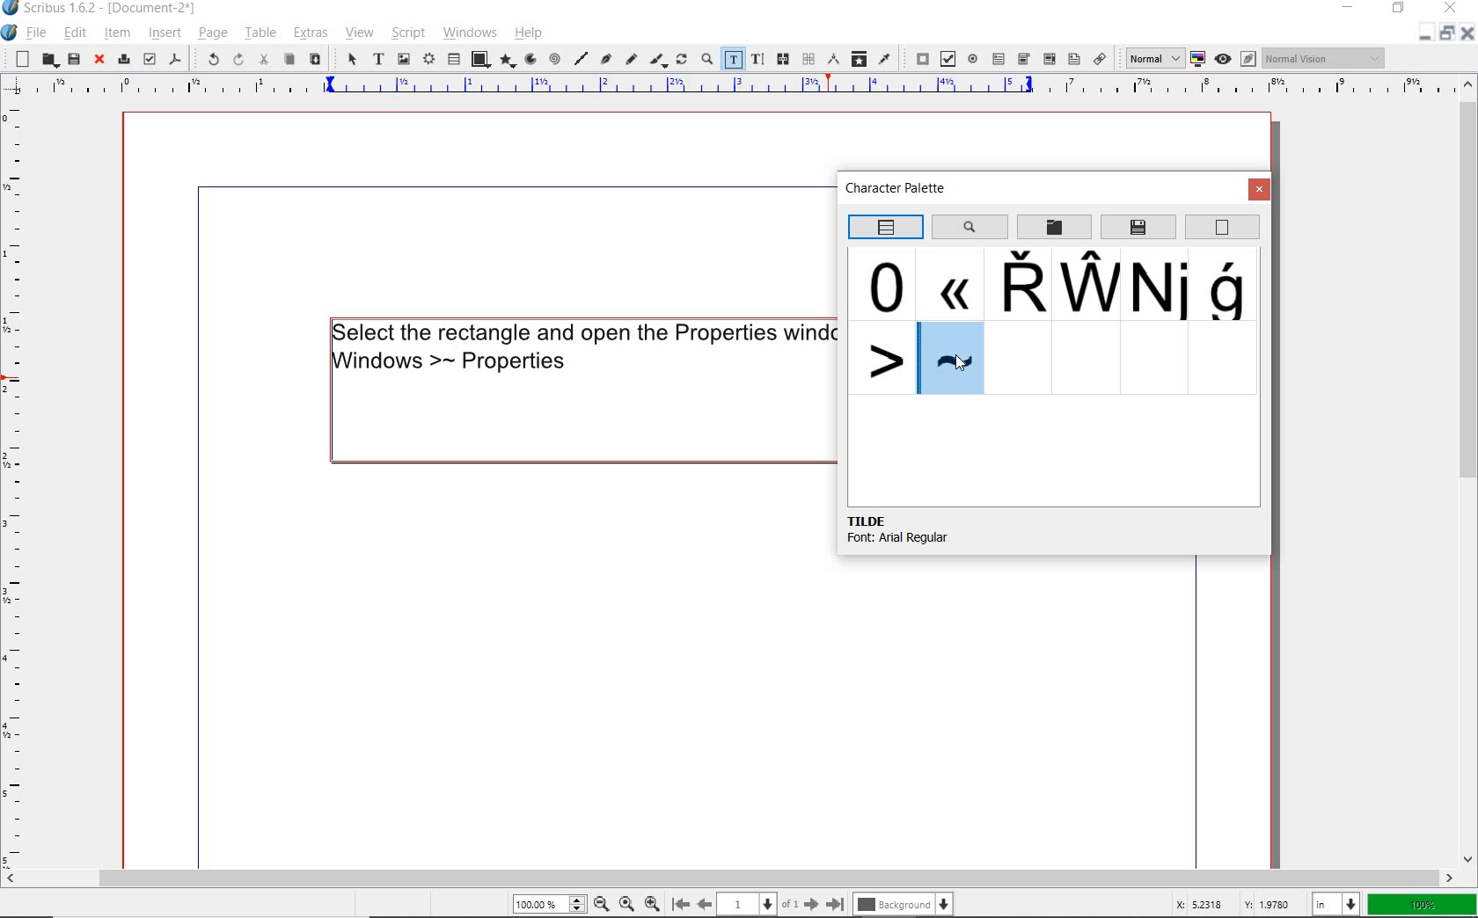  What do you see at coordinates (705, 904) in the screenshot?
I see `got to previous page` at bounding box center [705, 904].